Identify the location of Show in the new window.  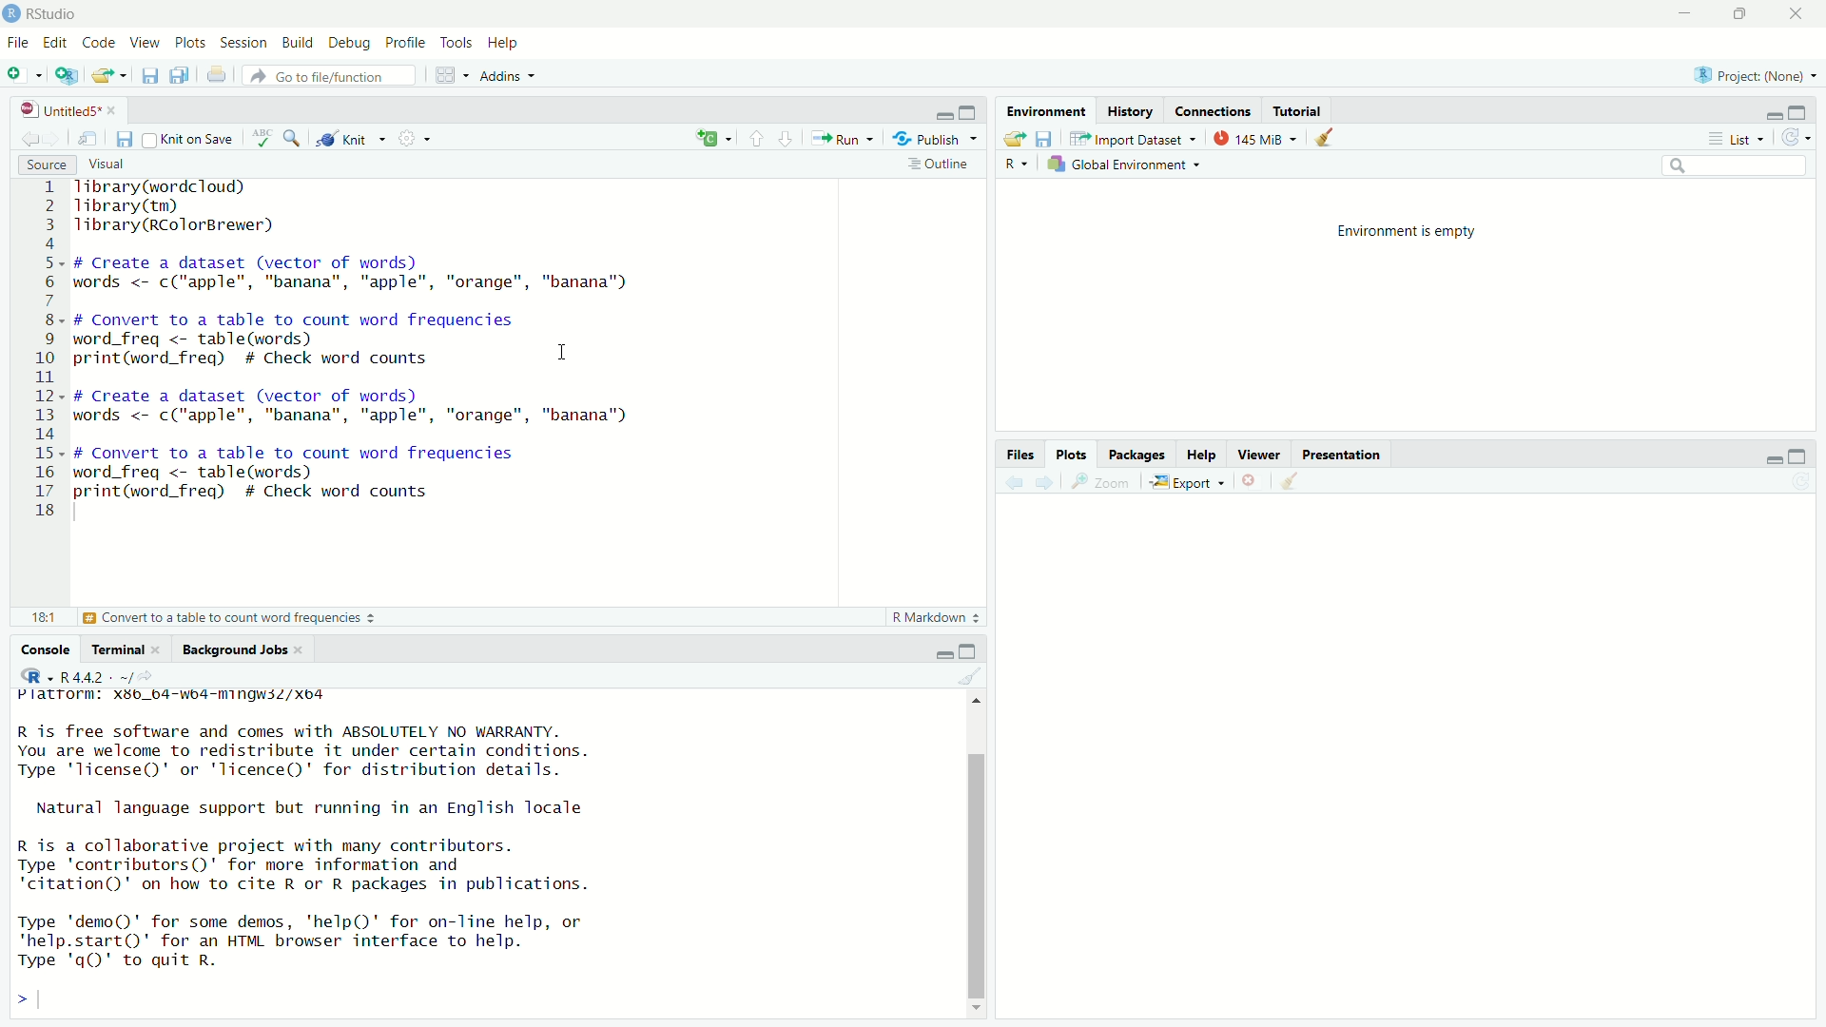
(86, 139).